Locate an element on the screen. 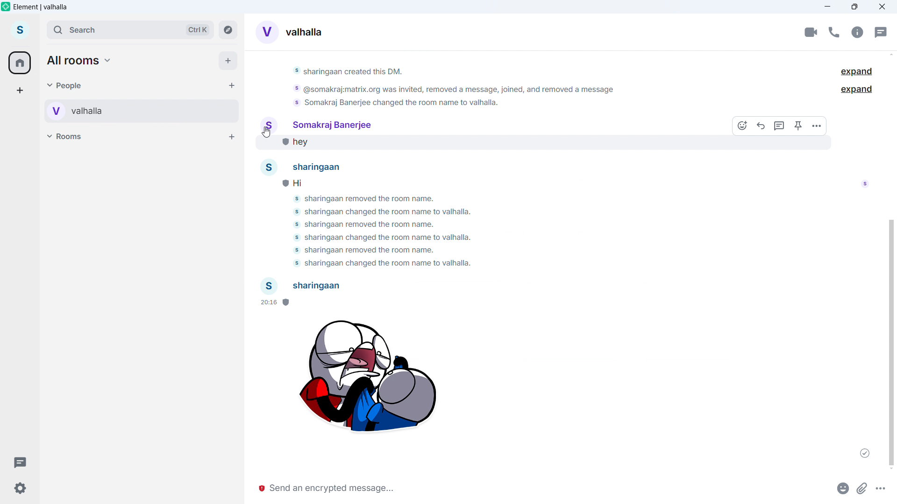 This screenshot has height=504, width=897. Search is located at coordinates (130, 30).